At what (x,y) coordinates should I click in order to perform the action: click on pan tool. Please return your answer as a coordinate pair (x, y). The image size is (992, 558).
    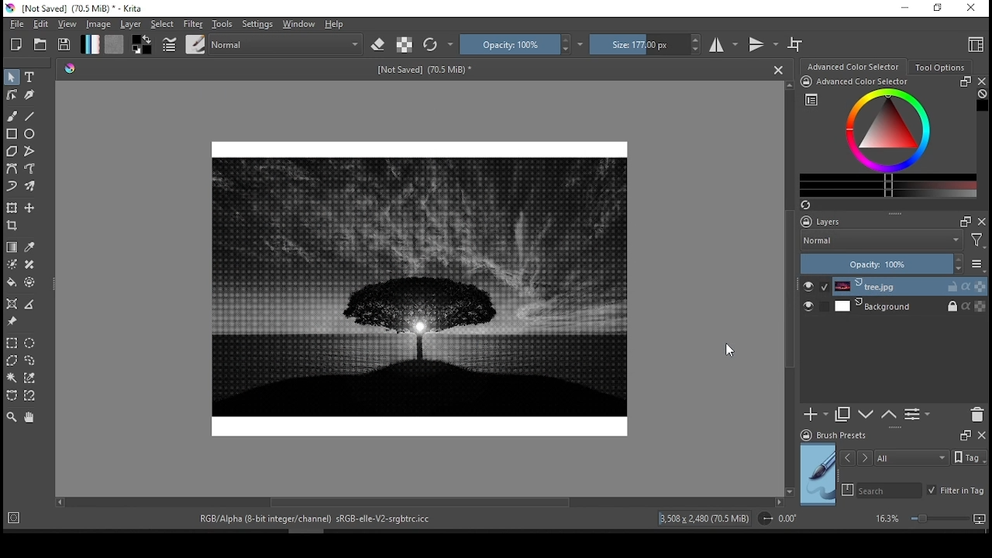
    Looking at the image, I should click on (29, 417).